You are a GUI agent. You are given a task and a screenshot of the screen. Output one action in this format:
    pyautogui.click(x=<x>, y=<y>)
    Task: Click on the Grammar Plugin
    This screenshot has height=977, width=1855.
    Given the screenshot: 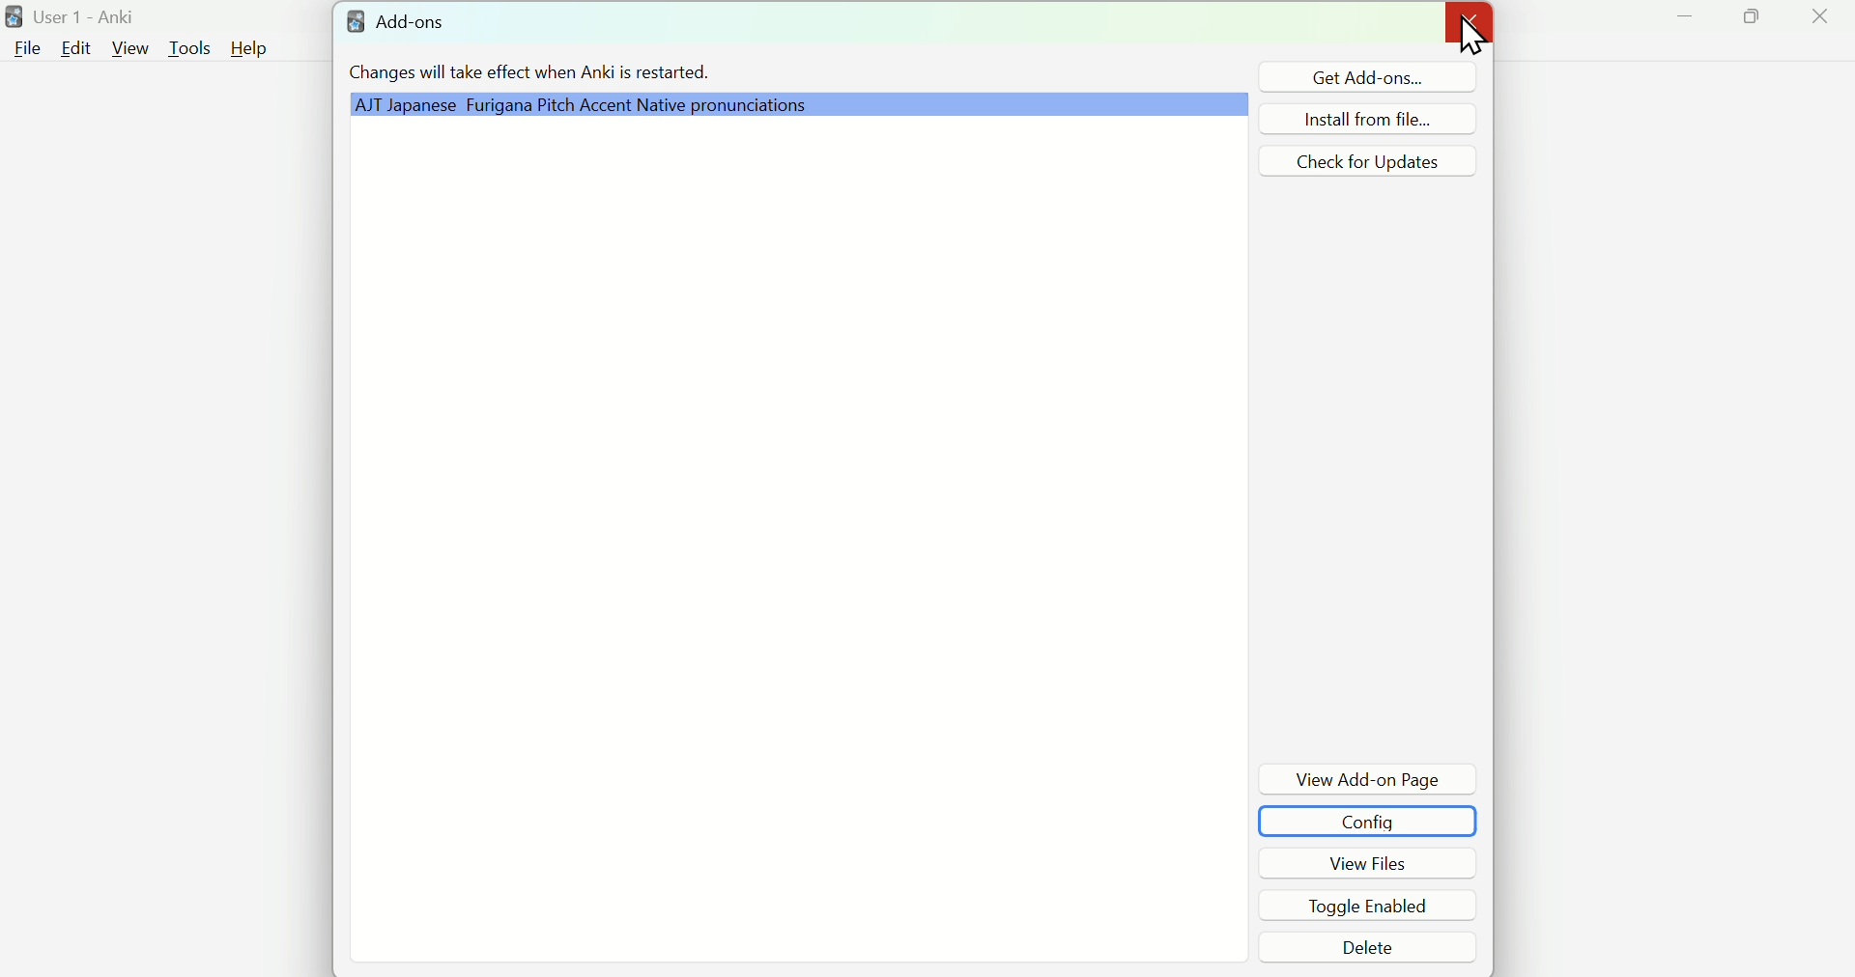 What is the action you would take?
    pyautogui.click(x=794, y=103)
    